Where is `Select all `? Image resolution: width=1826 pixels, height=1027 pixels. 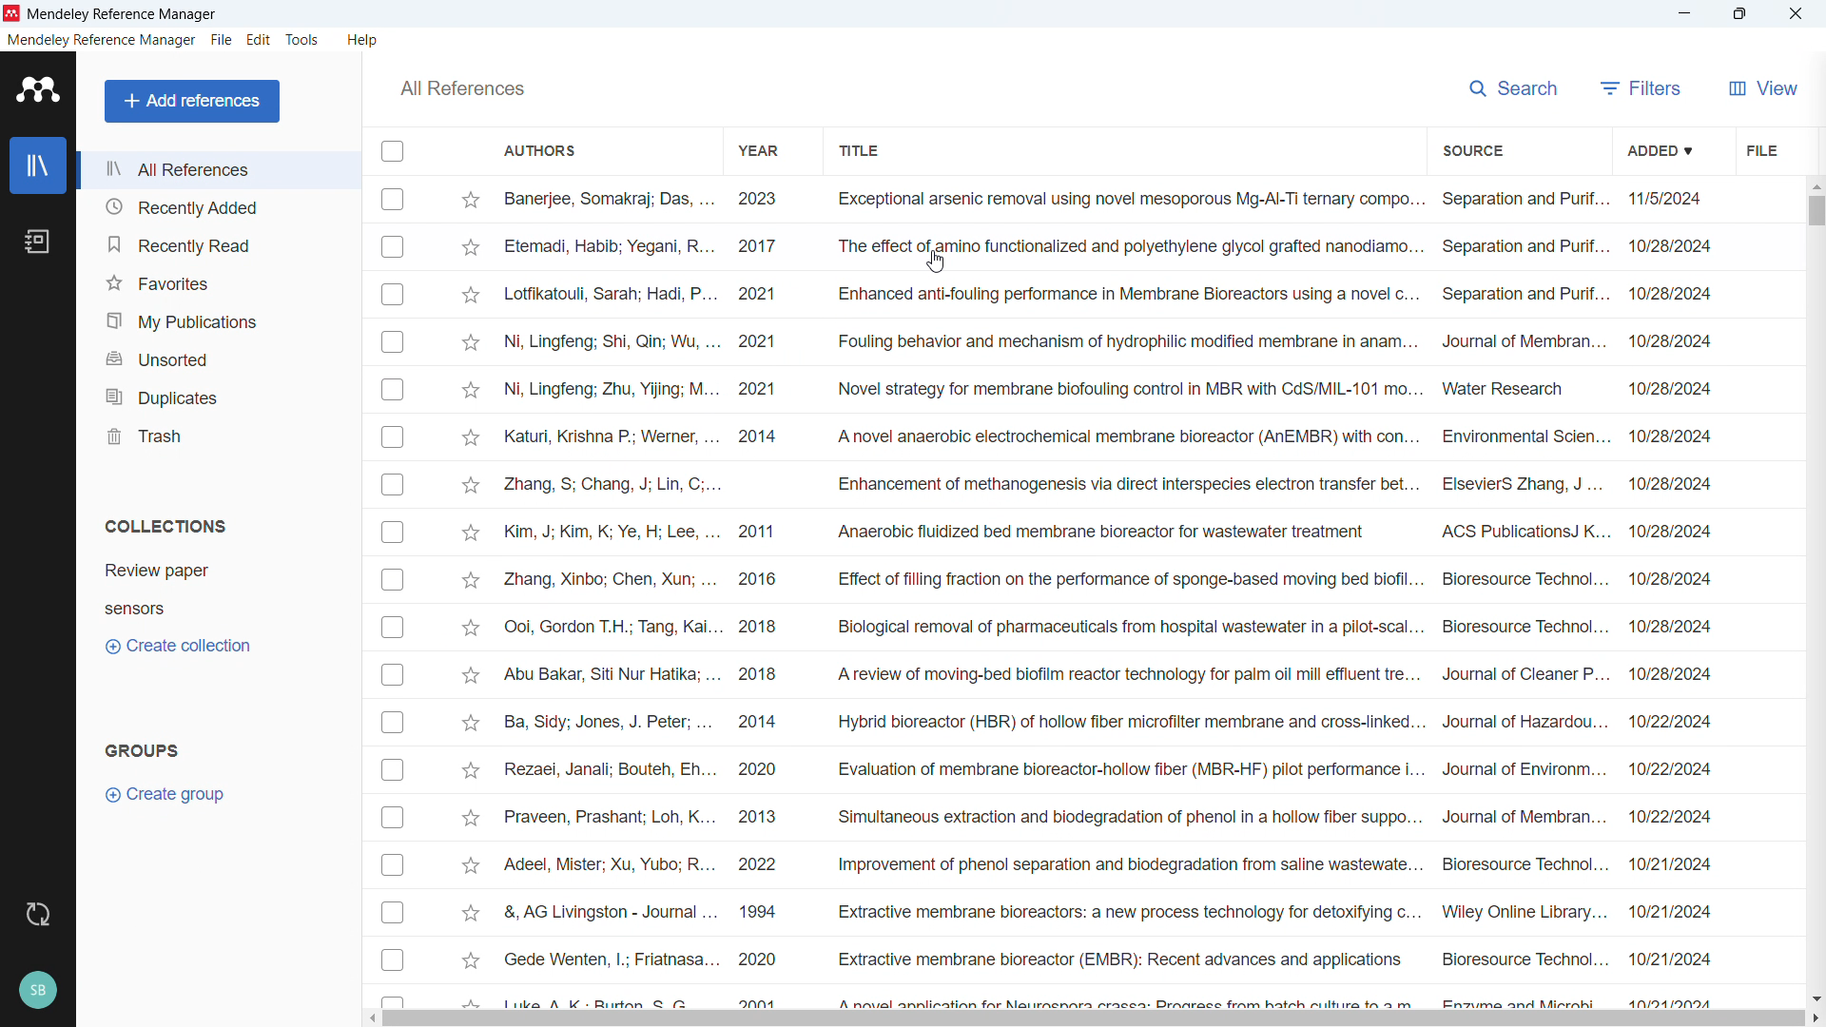
Select all  is located at coordinates (392, 152).